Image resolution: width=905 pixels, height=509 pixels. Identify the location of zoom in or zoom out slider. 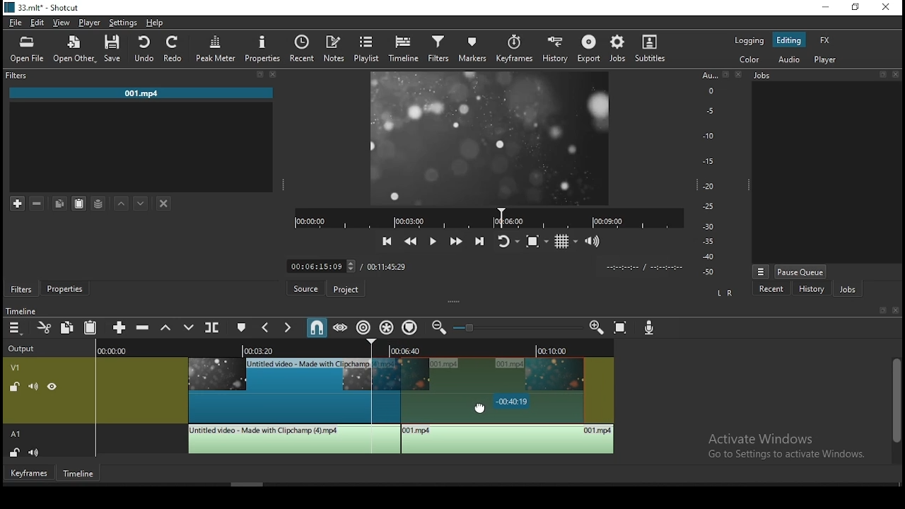
(519, 327).